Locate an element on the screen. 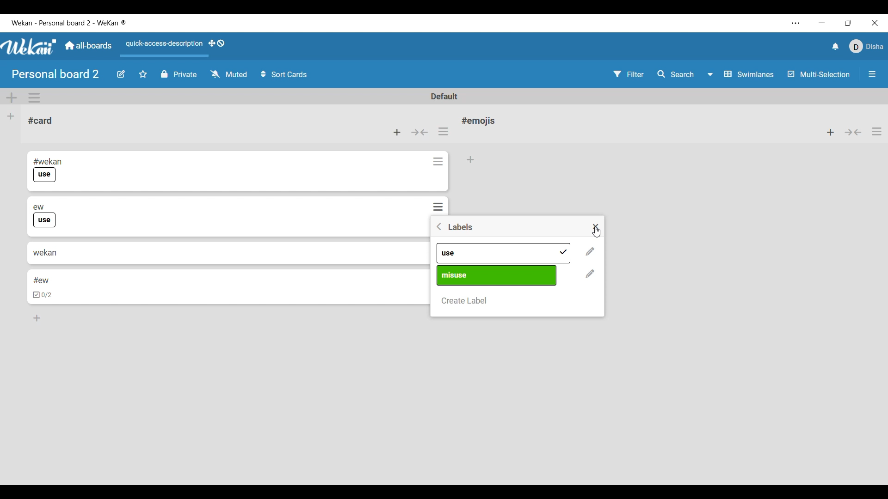 This screenshot has width=888, height=499. Board name is located at coordinates (55, 74).